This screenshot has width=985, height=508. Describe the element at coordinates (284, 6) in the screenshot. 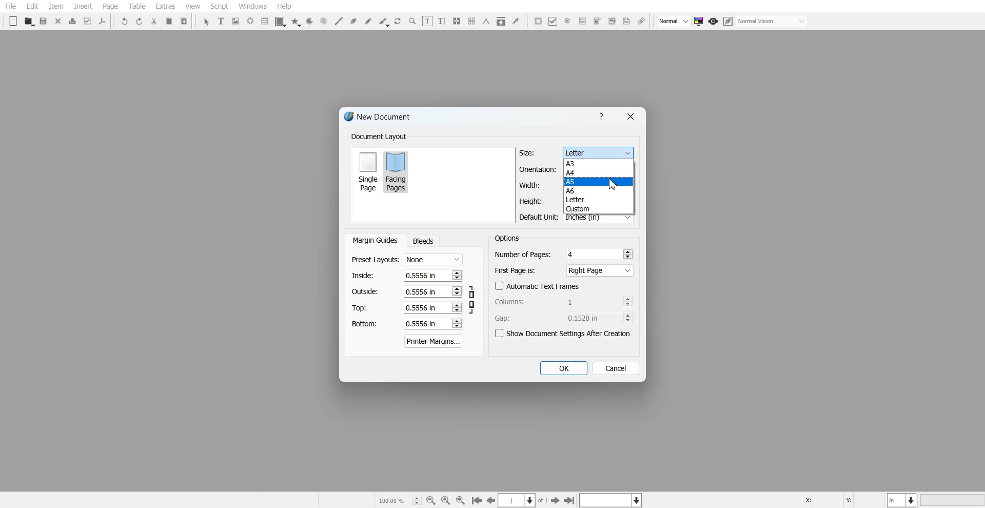

I see `Help` at that location.